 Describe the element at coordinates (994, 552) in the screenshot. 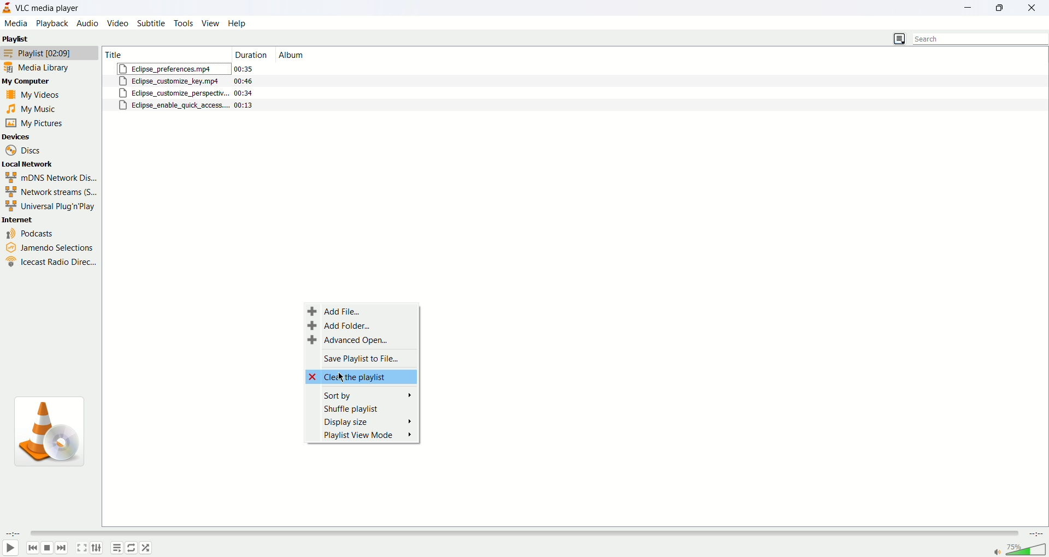

I see `mute/unmute` at that location.